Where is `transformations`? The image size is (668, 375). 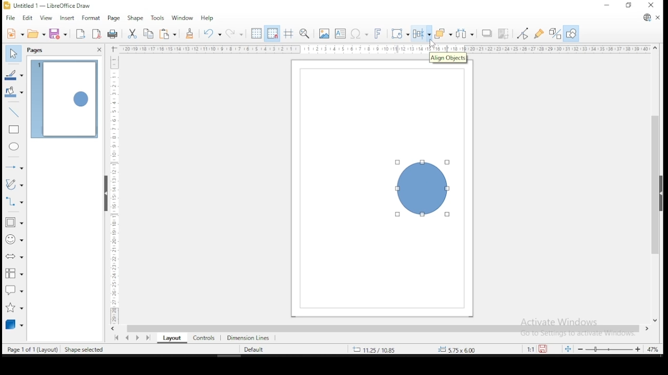 transformations is located at coordinates (399, 32).